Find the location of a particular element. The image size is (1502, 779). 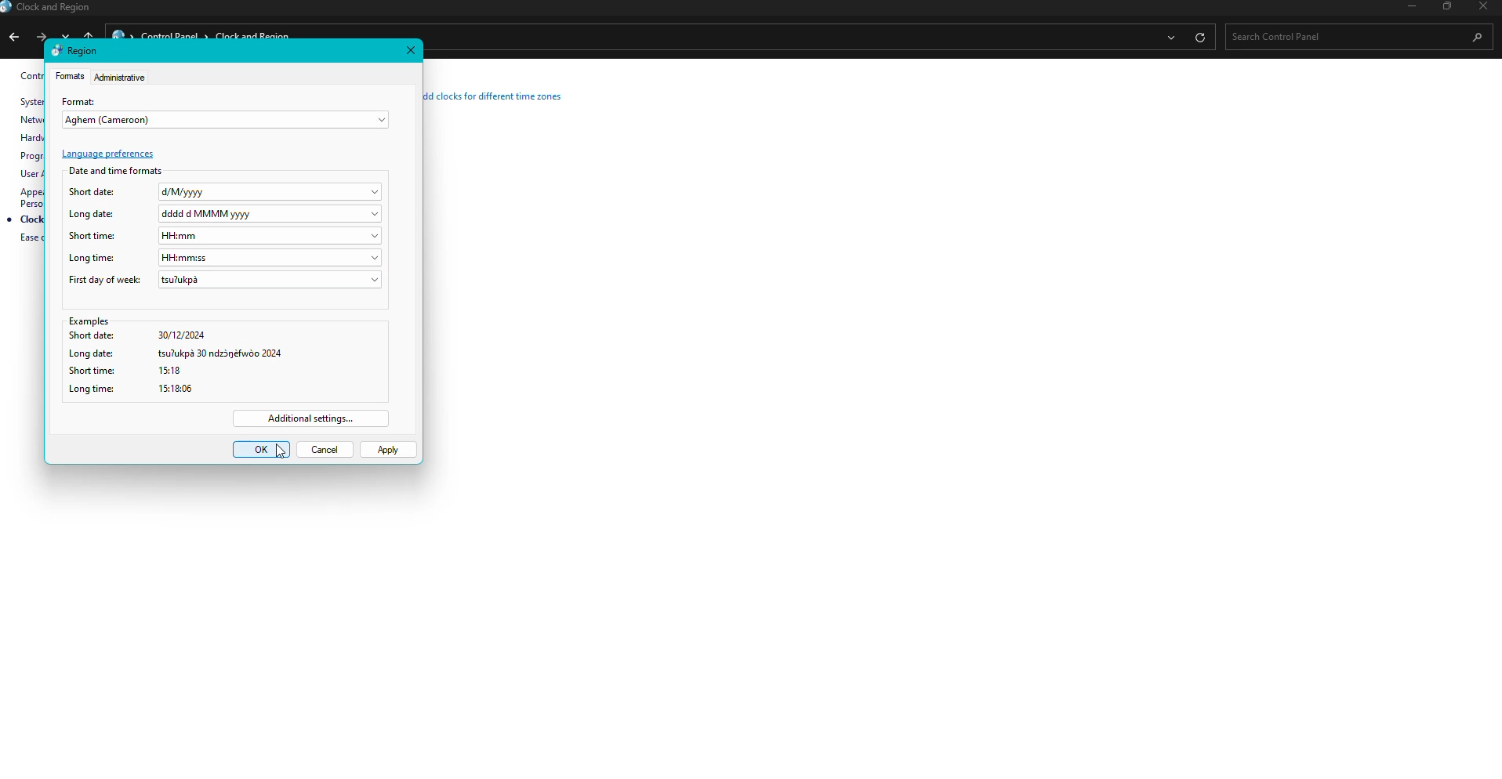

Long date is located at coordinates (226, 213).